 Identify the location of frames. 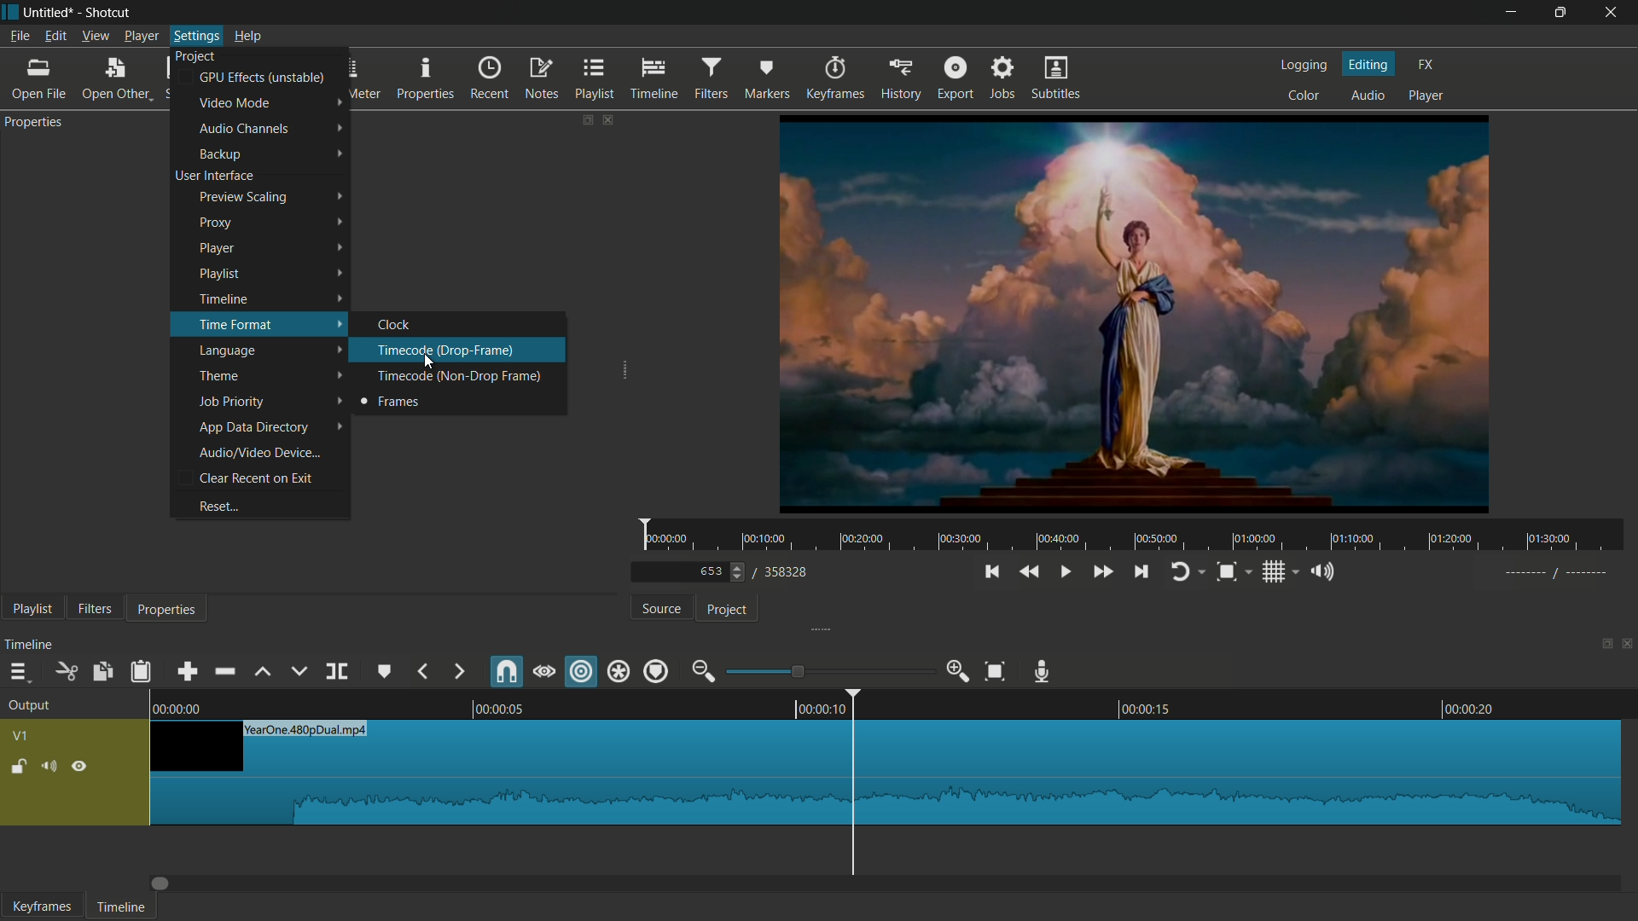
(393, 402).